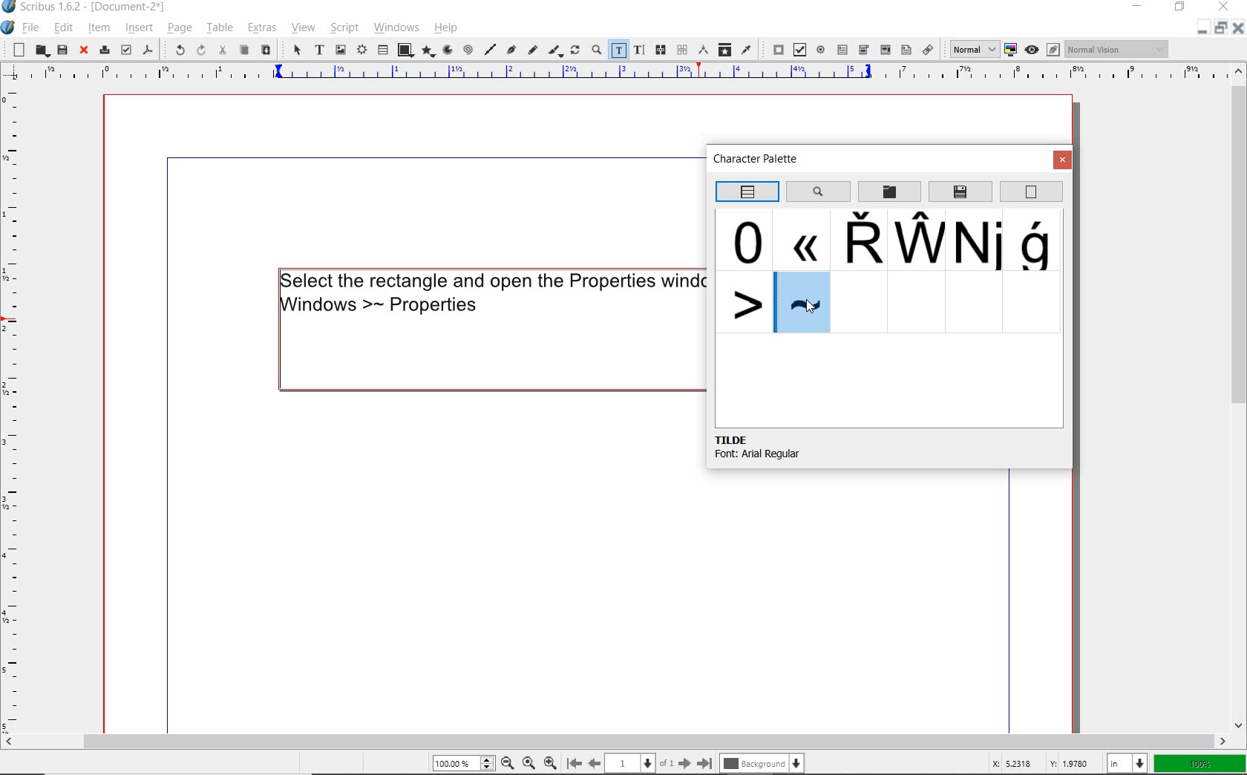  What do you see at coordinates (264, 29) in the screenshot?
I see `extras` at bounding box center [264, 29].